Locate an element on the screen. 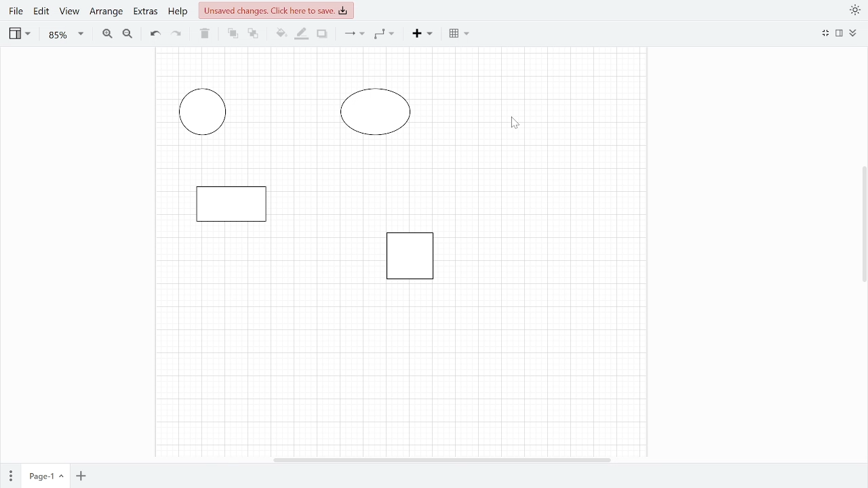  Zoom out is located at coordinates (127, 35).